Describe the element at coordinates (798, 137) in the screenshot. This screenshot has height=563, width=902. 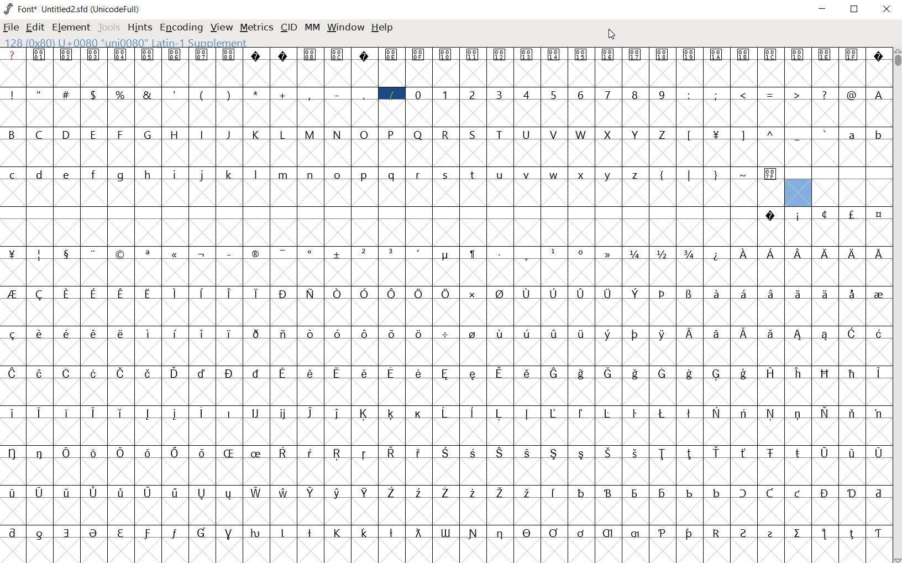
I see `glyph` at that location.